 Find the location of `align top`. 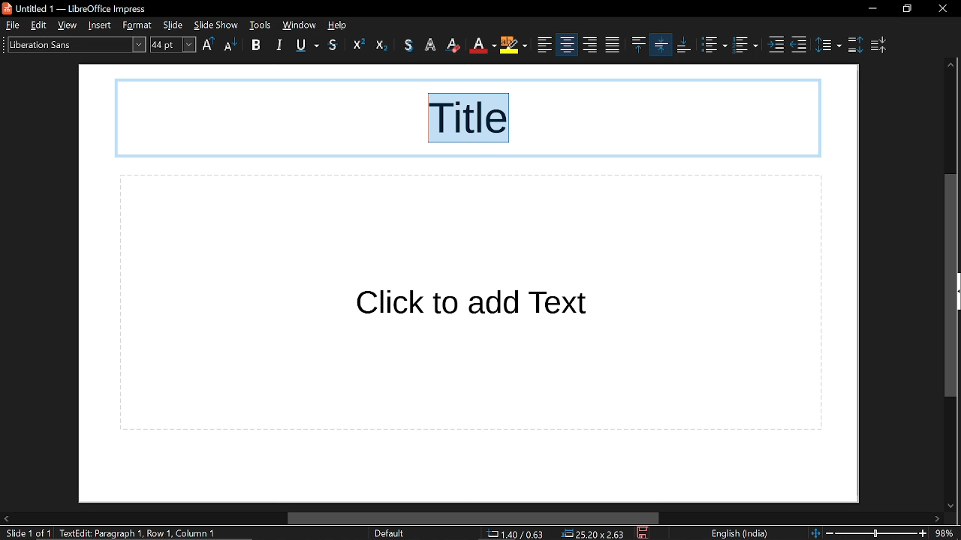

align top is located at coordinates (611, 45).